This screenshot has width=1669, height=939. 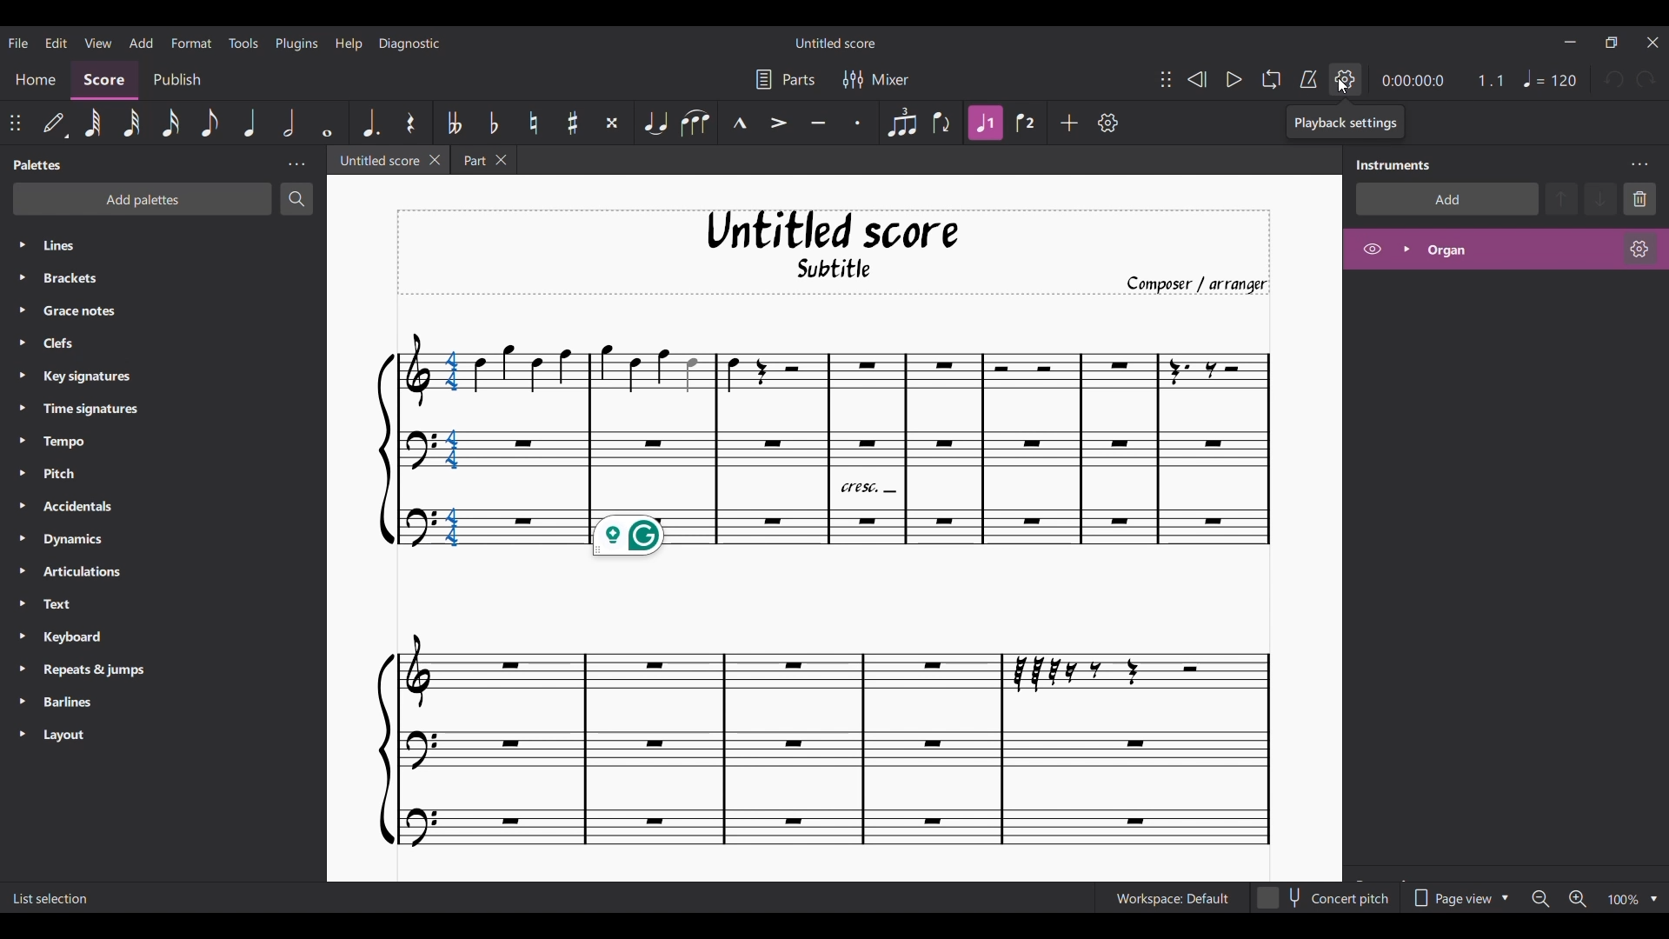 What do you see at coordinates (452, 449) in the screenshot?
I see `Selected chord highlighted` at bounding box center [452, 449].